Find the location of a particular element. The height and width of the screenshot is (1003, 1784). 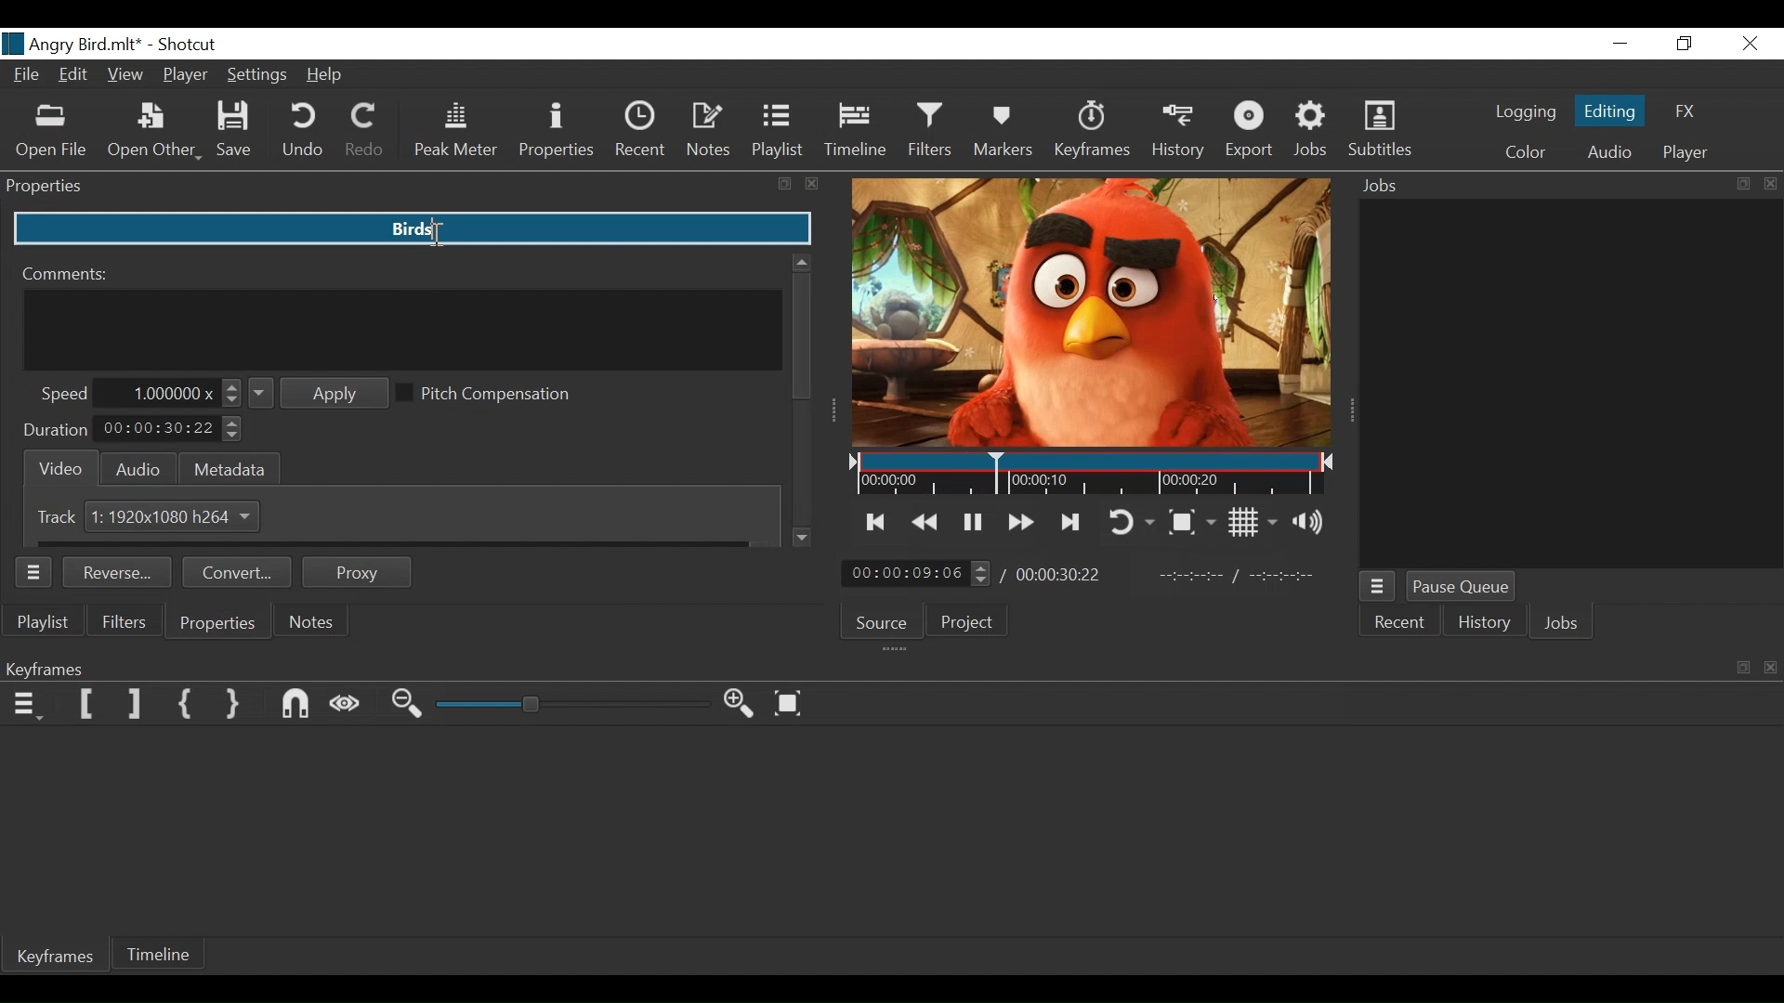

Media Viewer is located at coordinates (1091, 315).